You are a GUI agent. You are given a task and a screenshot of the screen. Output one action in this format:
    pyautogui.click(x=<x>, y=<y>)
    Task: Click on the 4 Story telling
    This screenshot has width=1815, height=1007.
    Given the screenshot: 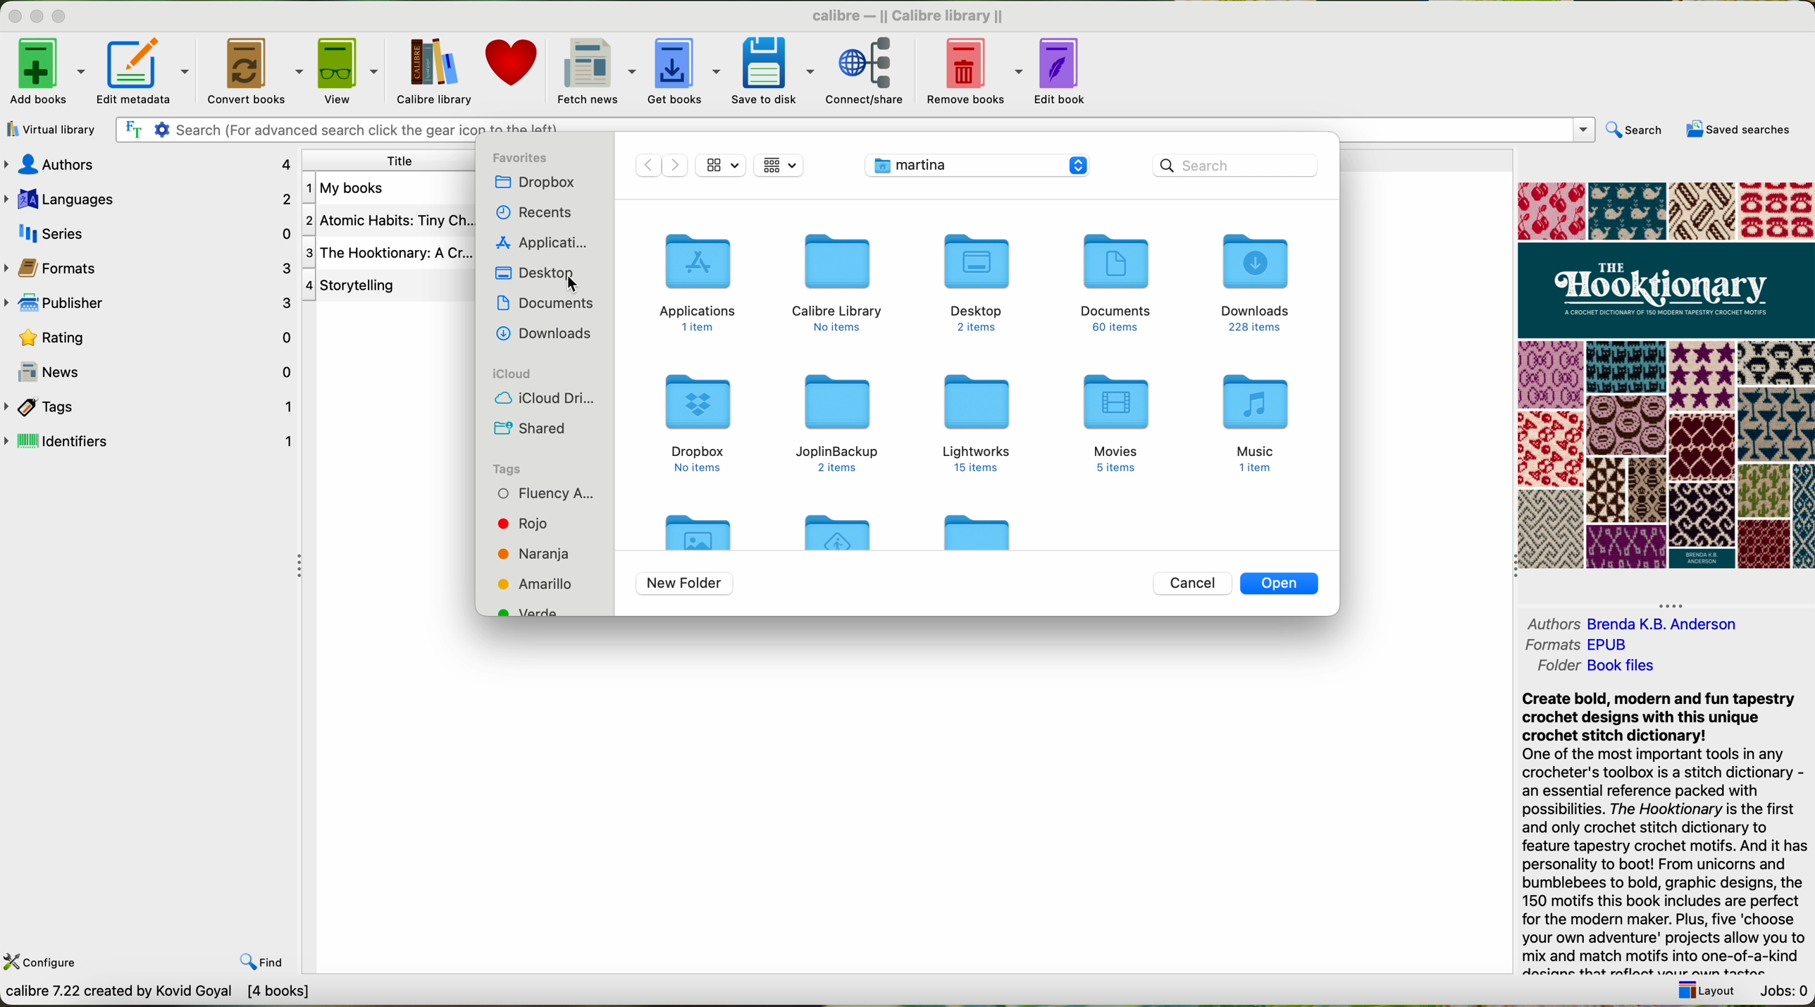 What is the action you would take?
    pyautogui.click(x=359, y=292)
    